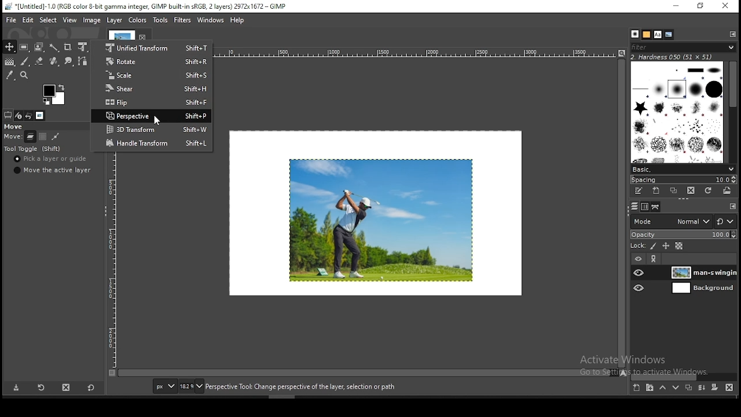 The image size is (741, 417). Describe the element at coordinates (153, 76) in the screenshot. I see `scale` at that location.